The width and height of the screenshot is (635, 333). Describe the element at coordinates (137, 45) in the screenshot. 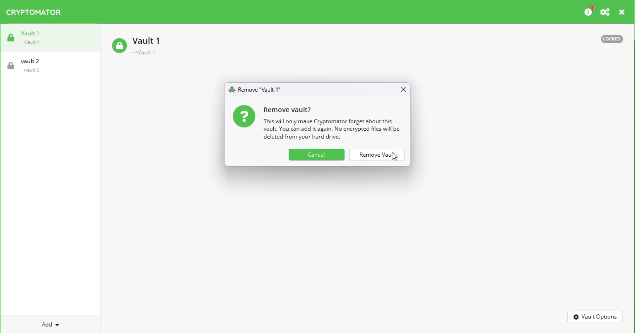

I see `vault 1` at that location.